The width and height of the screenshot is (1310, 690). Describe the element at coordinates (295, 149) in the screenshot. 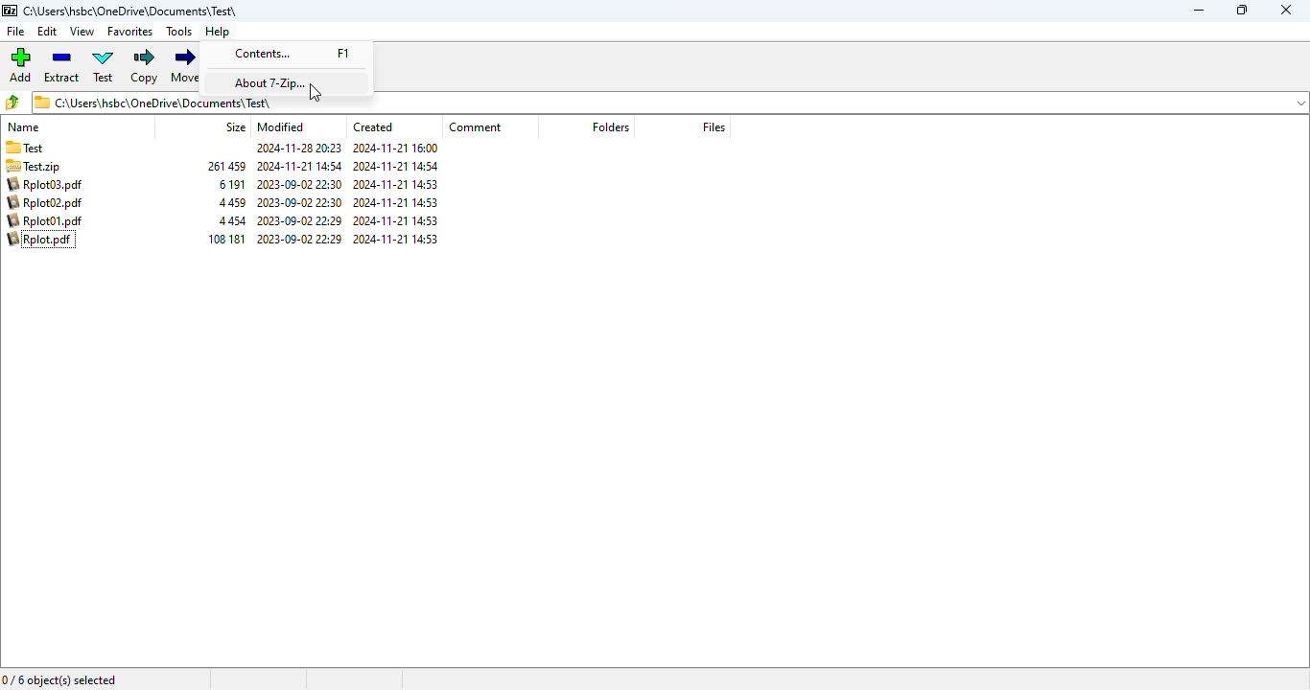

I see `2024-11-28 20:23` at that location.